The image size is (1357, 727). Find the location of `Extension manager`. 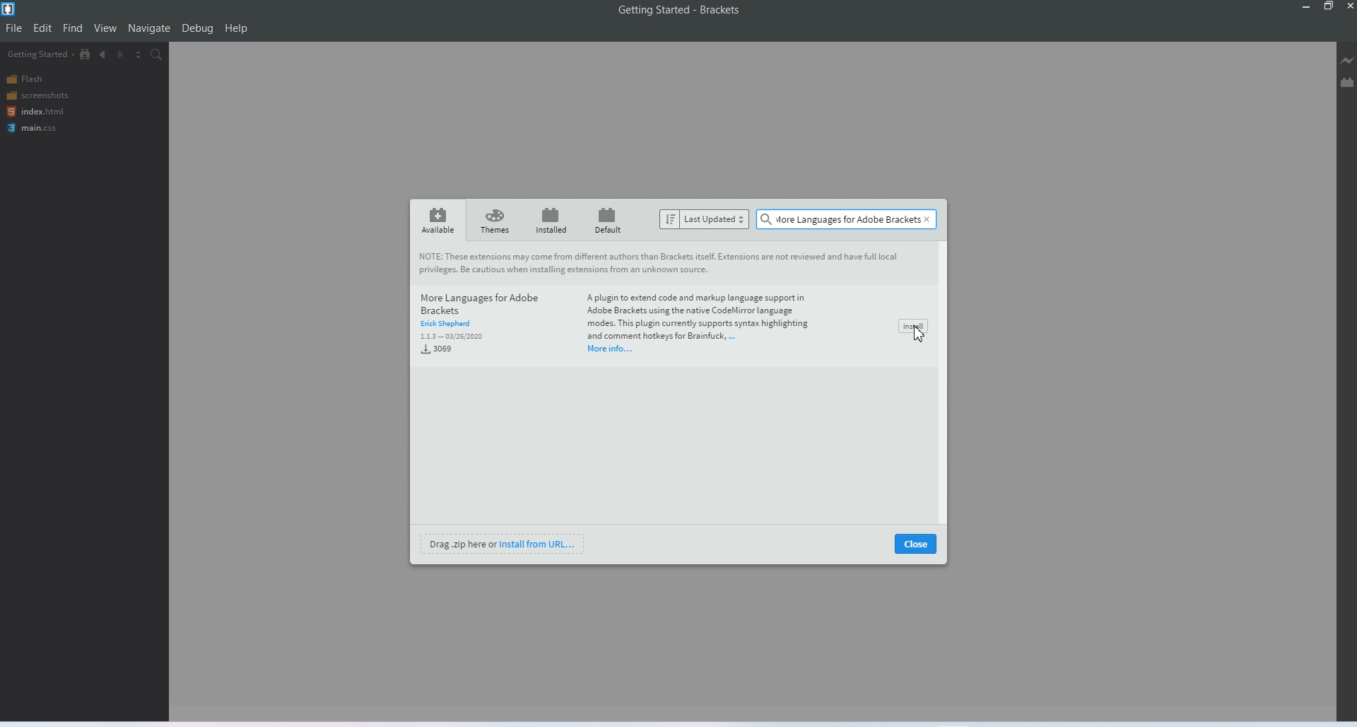

Extension manager is located at coordinates (1347, 82).